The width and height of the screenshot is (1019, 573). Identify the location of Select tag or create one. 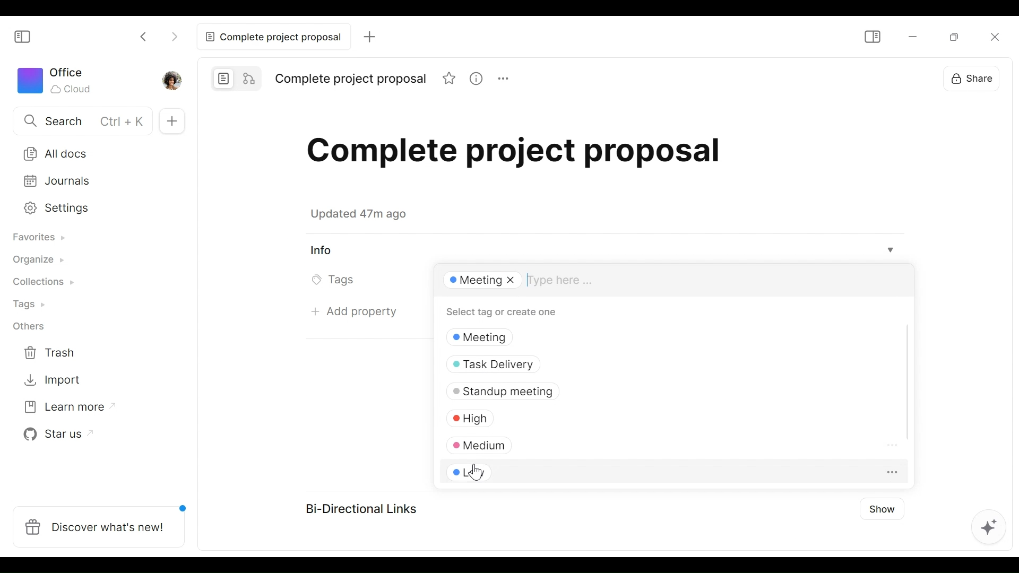
(512, 312).